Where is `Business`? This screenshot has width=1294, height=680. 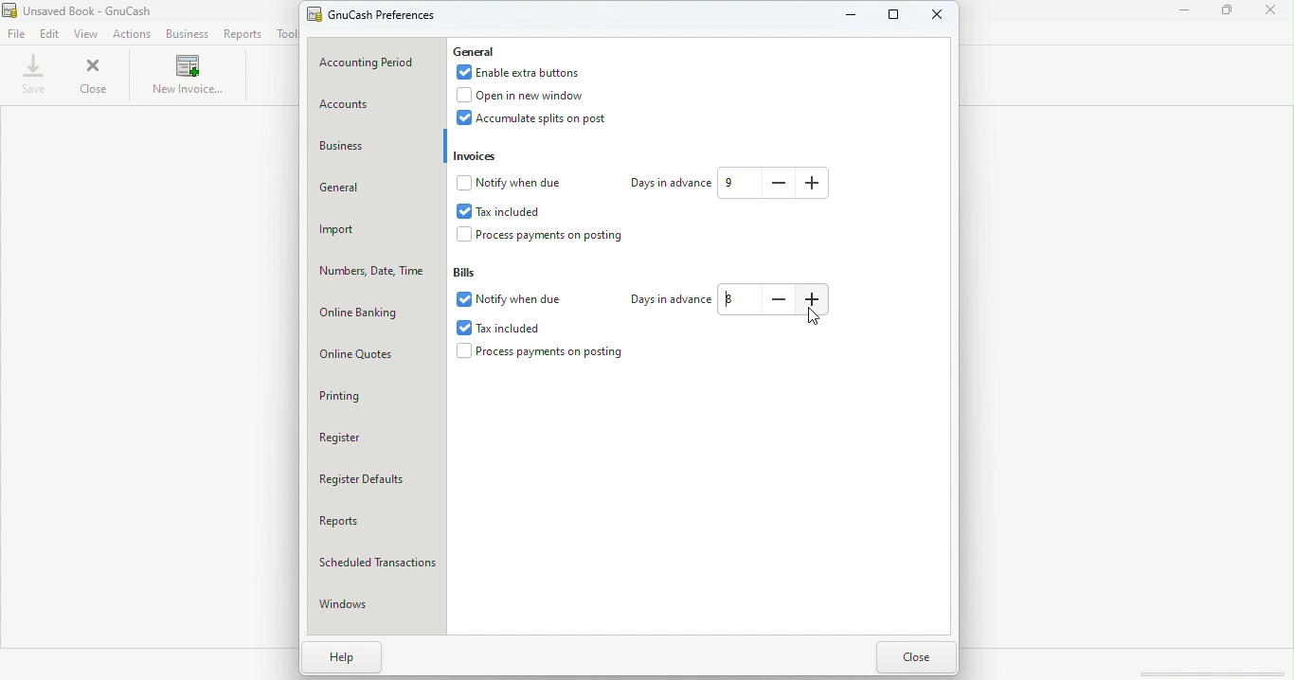
Business is located at coordinates (187, 33).